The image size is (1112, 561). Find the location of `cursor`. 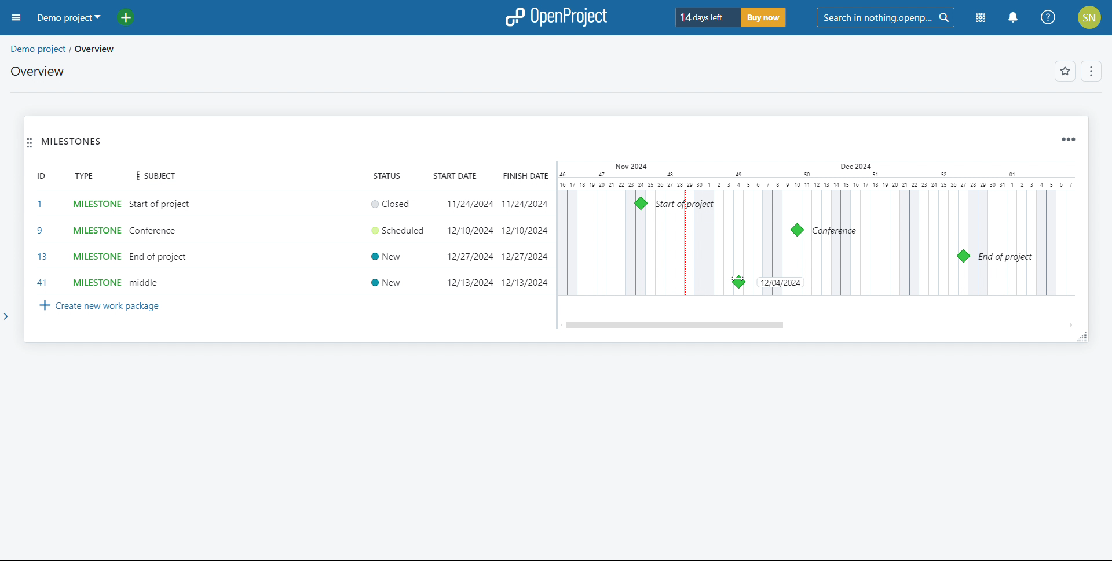

cursor is located at coordinates (827, 281).